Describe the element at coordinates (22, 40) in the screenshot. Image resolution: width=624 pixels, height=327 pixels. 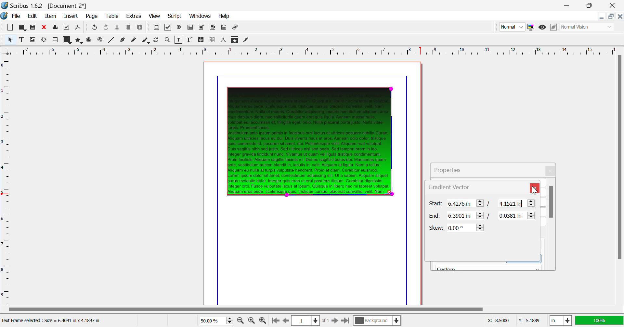
I see `Text Frame` at that location.